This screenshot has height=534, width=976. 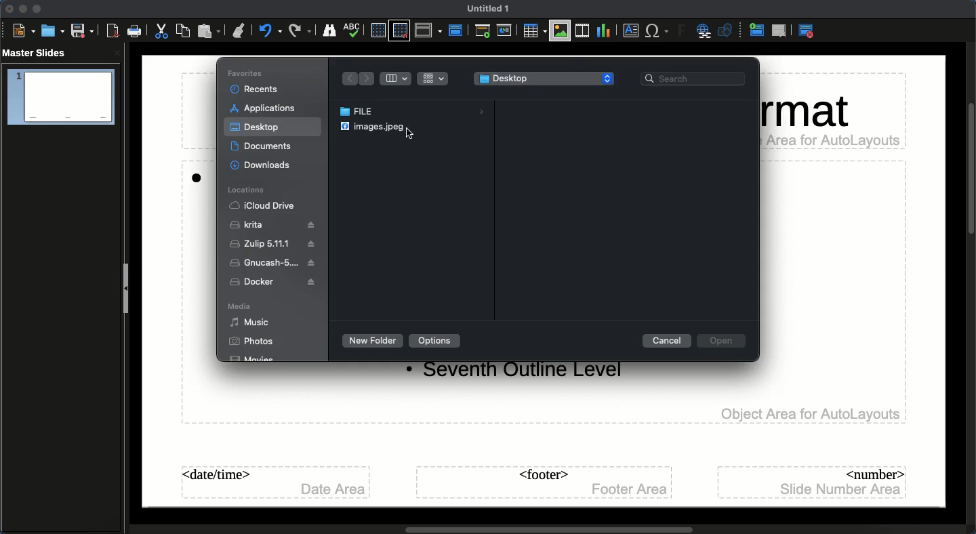 What do you see at coordinates (161, 31) in the screenshot?
I see `Cut` at bounding box center [161, 31].